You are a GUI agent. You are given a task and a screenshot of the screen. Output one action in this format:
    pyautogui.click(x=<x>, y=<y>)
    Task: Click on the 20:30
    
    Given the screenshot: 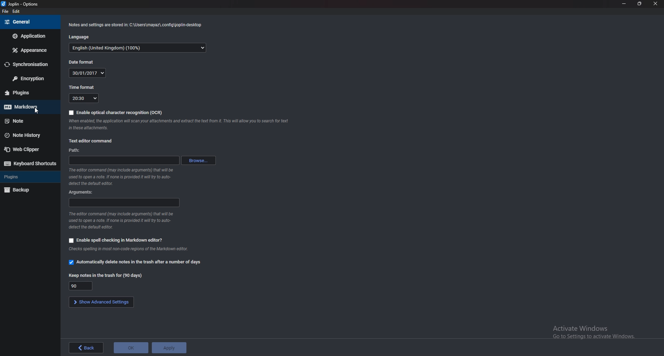 What is the action you would take?
    pyautogui.click(x=85, y=98)
    